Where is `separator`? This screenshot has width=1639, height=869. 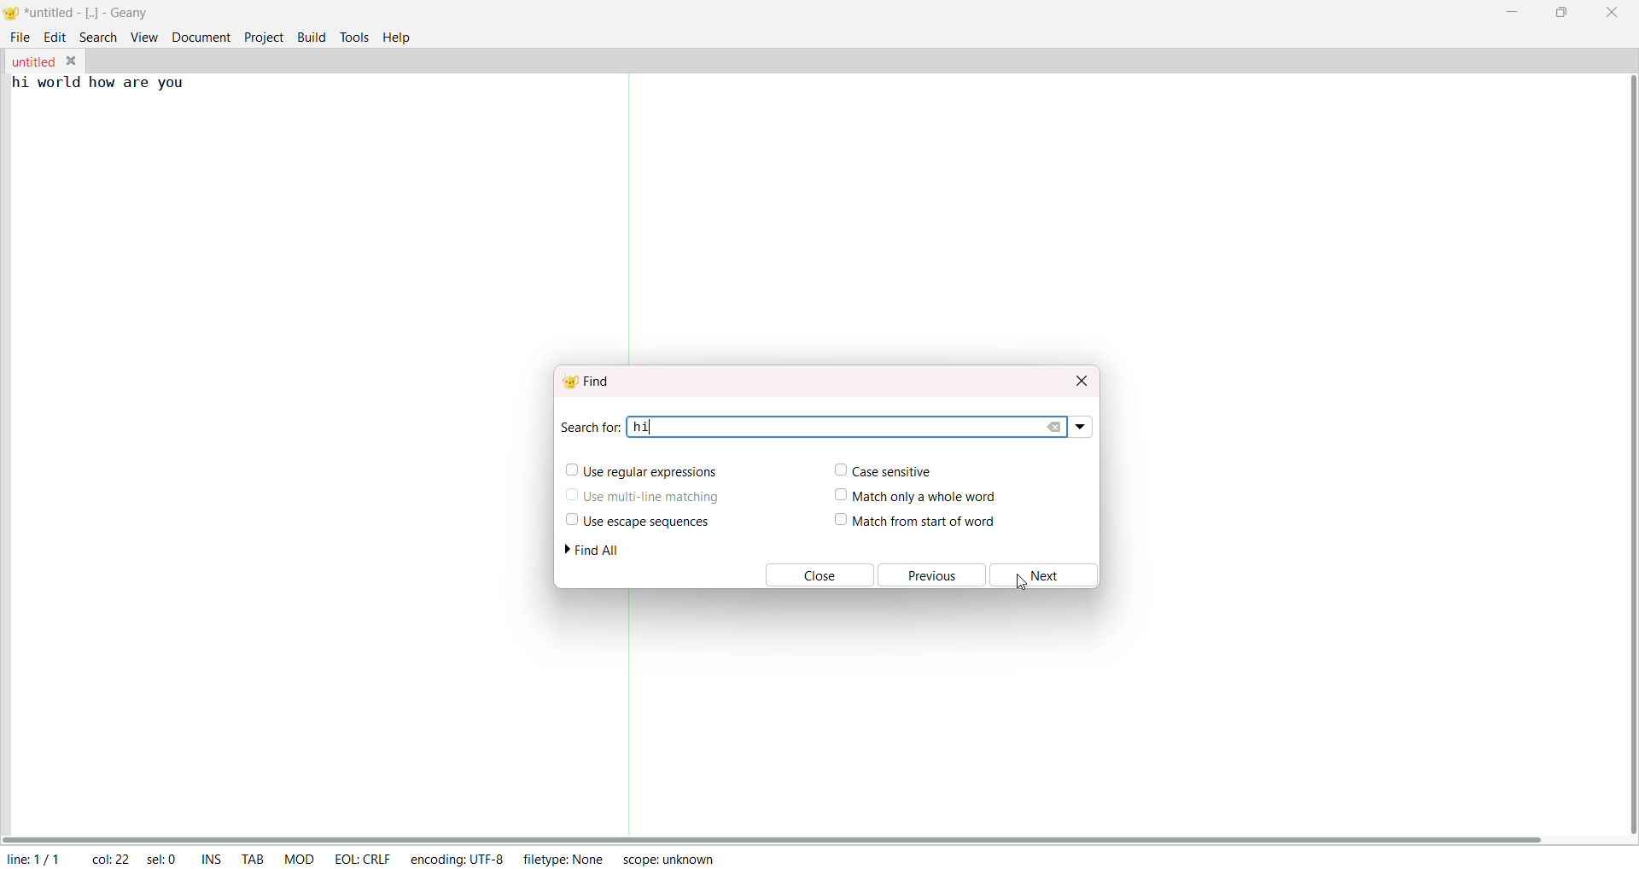 separator is located at coordinates (633, 710).